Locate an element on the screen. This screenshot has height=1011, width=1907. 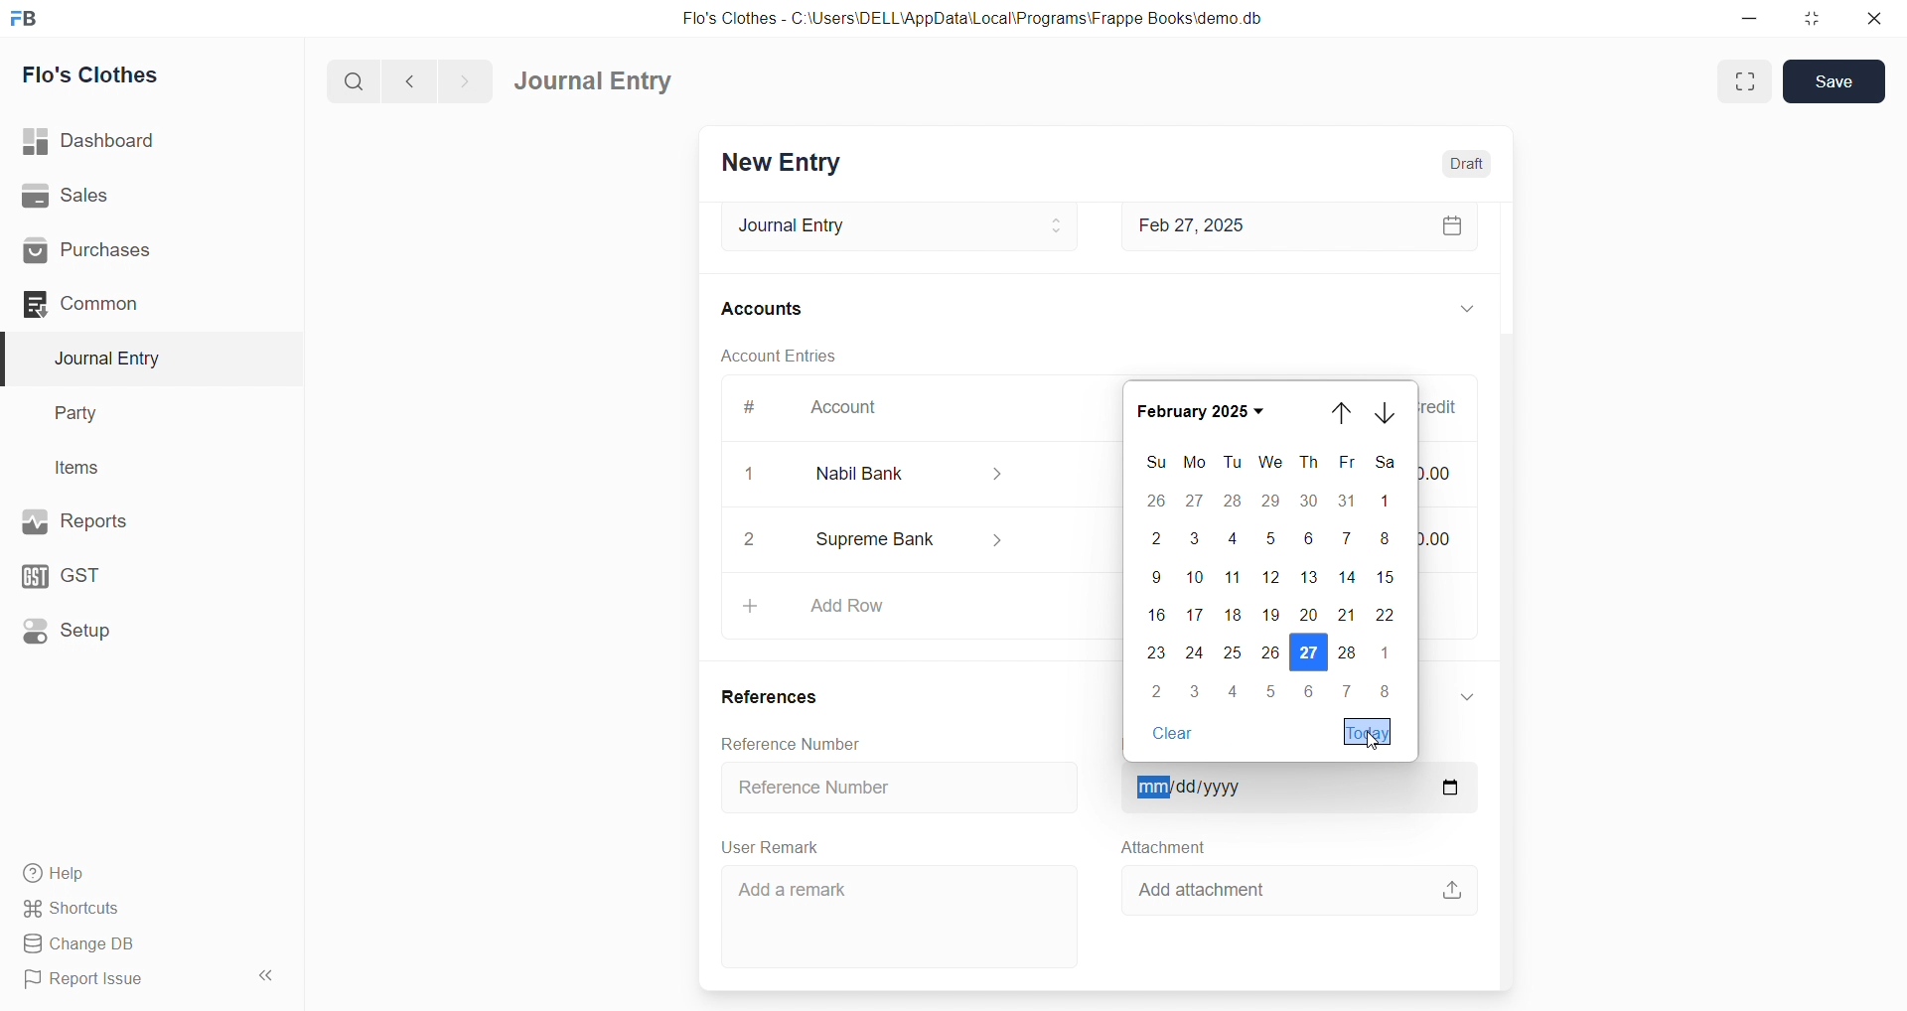
Fit window is located at coordinates (1742, 81).